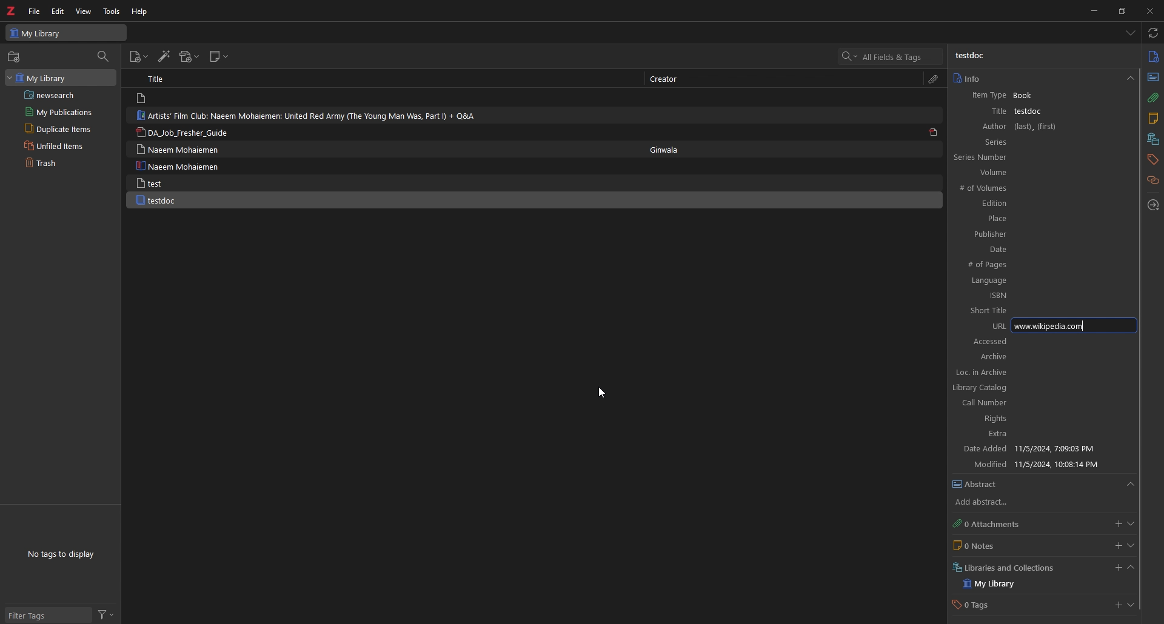  I want to click on URL, so click(995, 325).